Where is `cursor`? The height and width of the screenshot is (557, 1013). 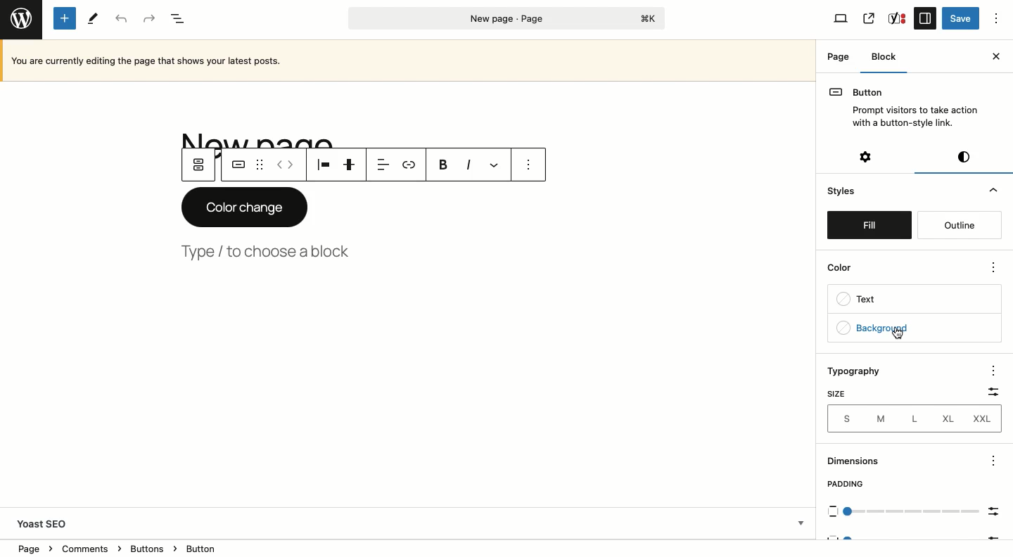 cursor is located at coordinates (898, 334).